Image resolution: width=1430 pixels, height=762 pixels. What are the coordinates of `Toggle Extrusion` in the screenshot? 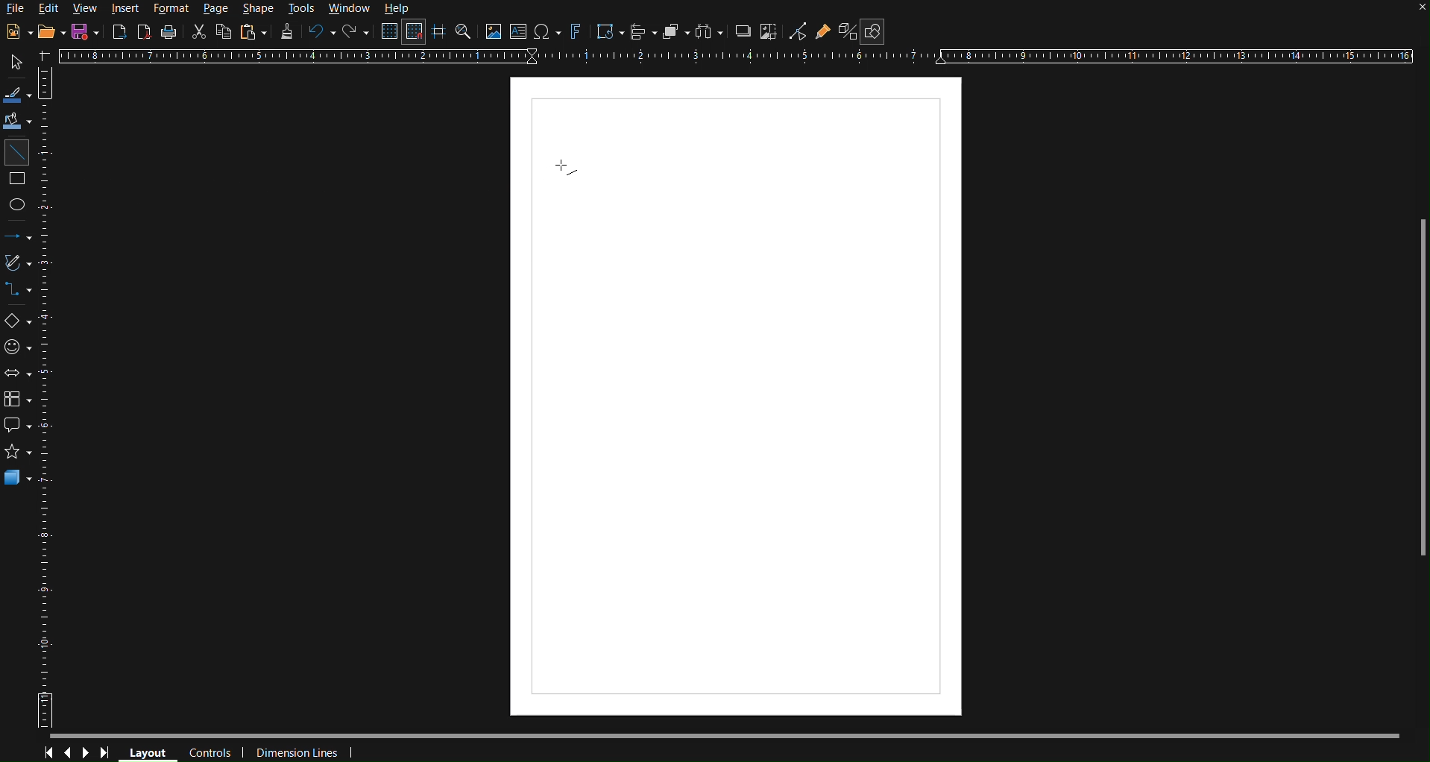 It's located at (847, 31).